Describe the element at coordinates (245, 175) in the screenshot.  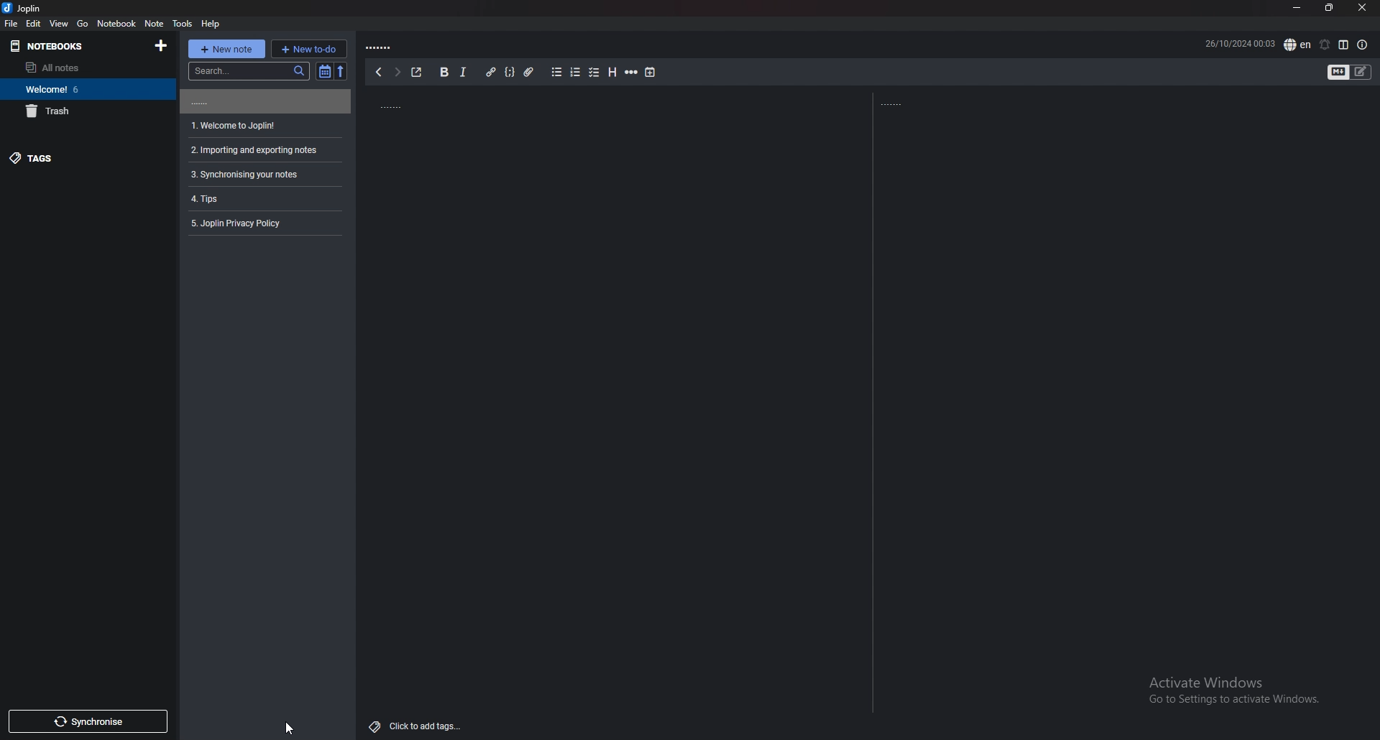
I see `3. Synchronising your notes` at that location.